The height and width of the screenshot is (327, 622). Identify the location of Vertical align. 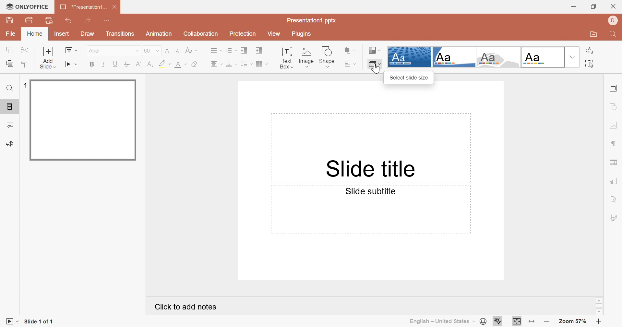
(231, 64).